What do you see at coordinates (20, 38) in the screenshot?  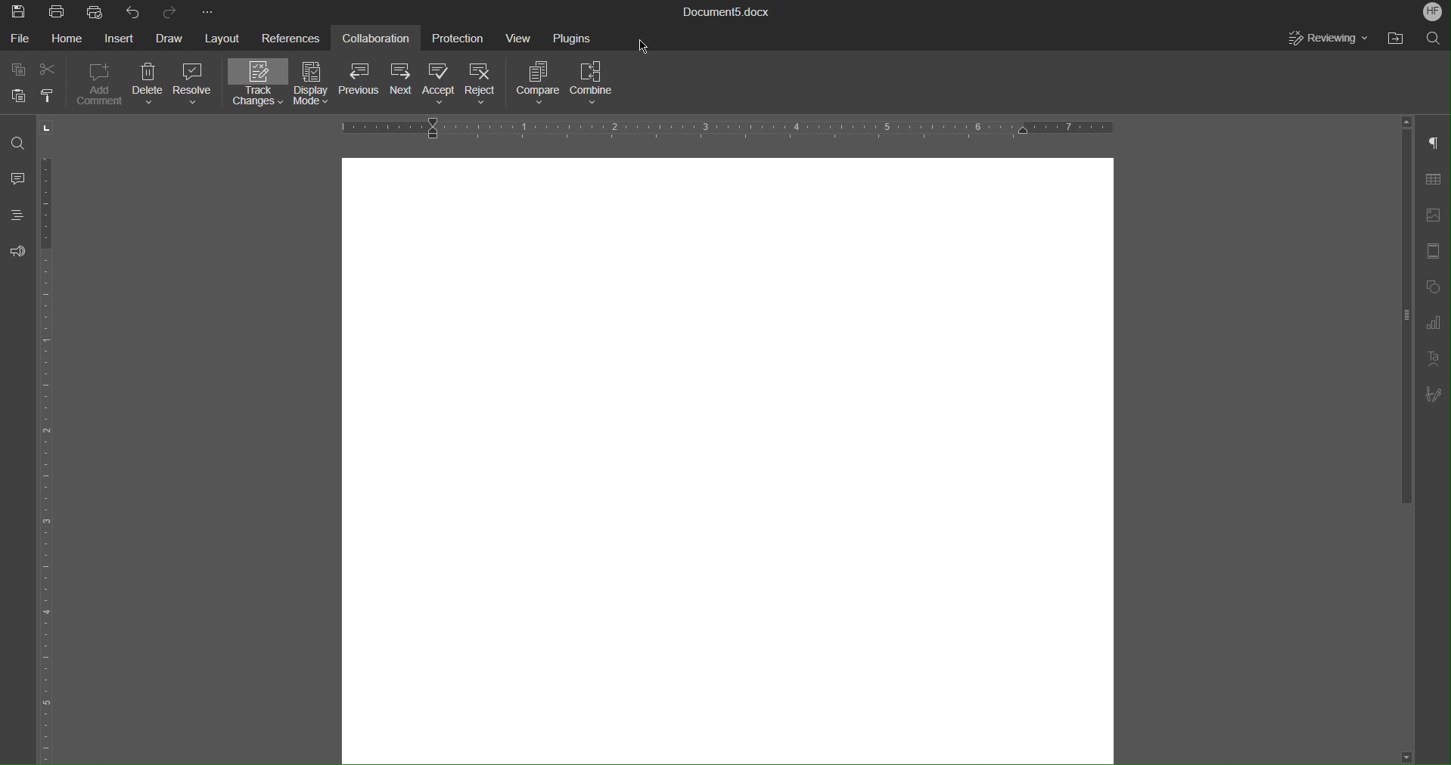 I see `File ` at bounding box center [20, 38].